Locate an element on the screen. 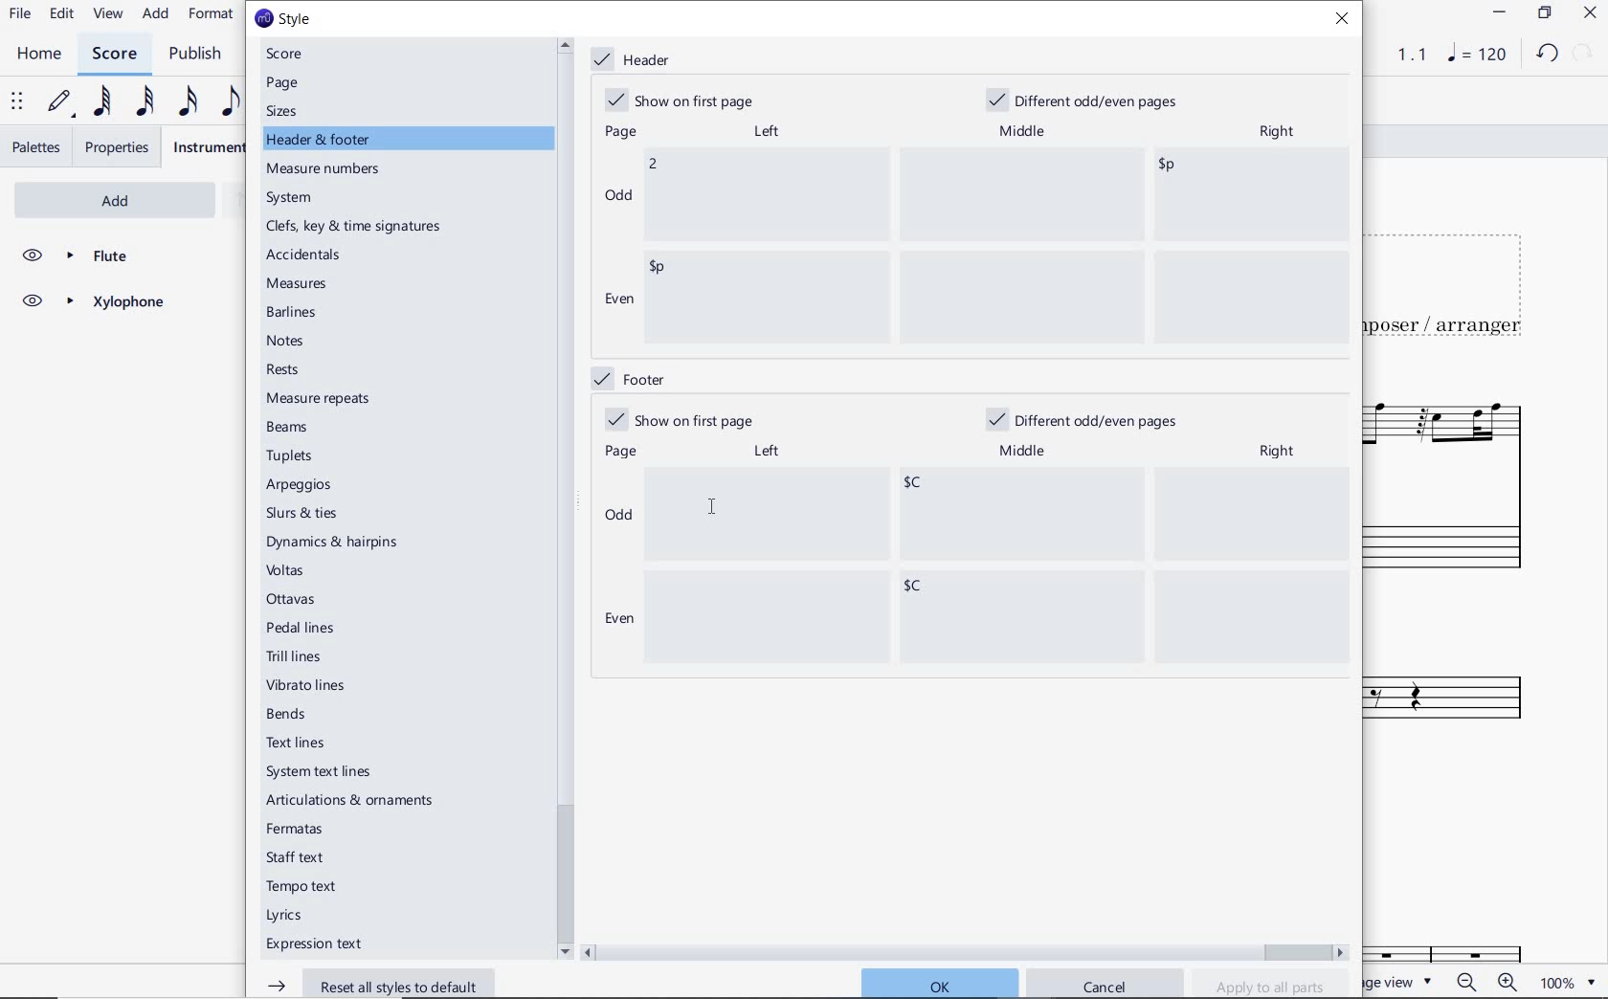 The width and height of the screenshot is (1608, 999). header marked is located at coordinates (636, 60).